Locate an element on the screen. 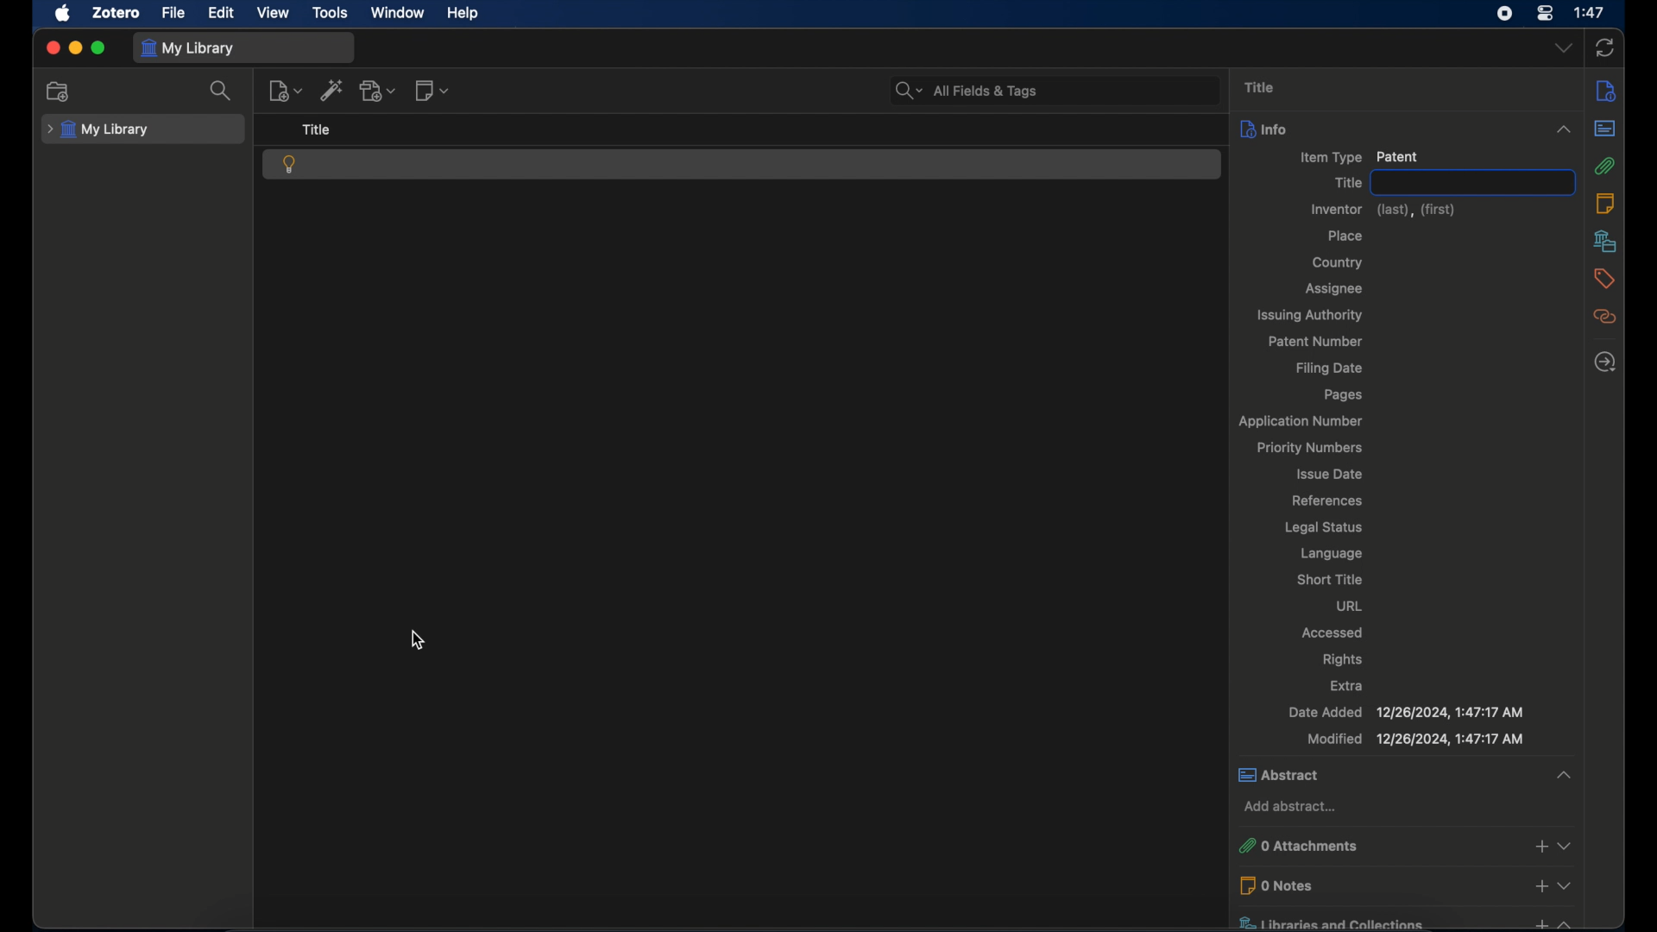 This screenshot has height=932, width=1657. accessed is located at coordinates (1335, 633).